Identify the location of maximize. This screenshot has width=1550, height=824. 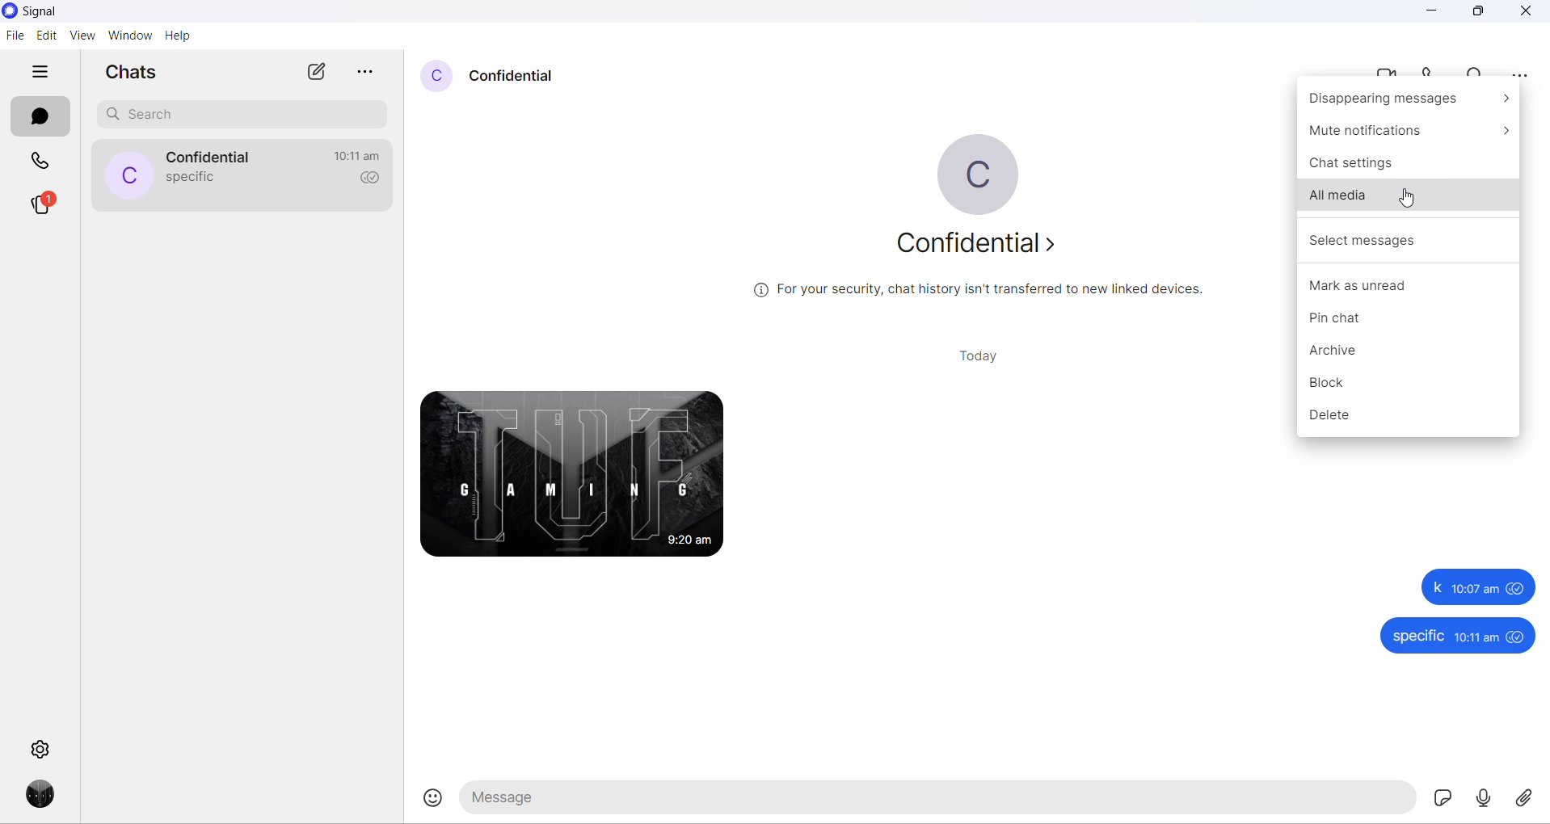
(1477, 14).